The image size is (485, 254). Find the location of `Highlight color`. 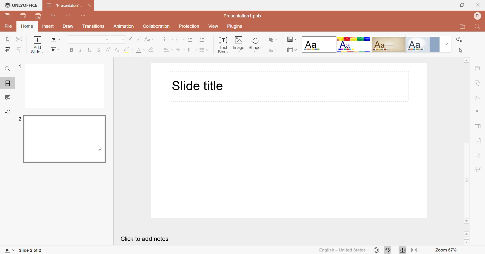

Highlight color is located at coordinates (128, 49).